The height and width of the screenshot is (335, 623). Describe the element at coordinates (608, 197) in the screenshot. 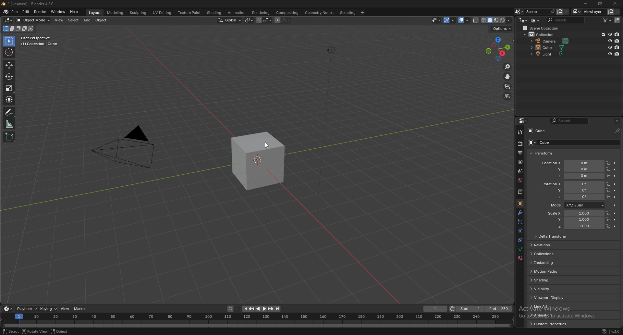

I see `lock` at that location.